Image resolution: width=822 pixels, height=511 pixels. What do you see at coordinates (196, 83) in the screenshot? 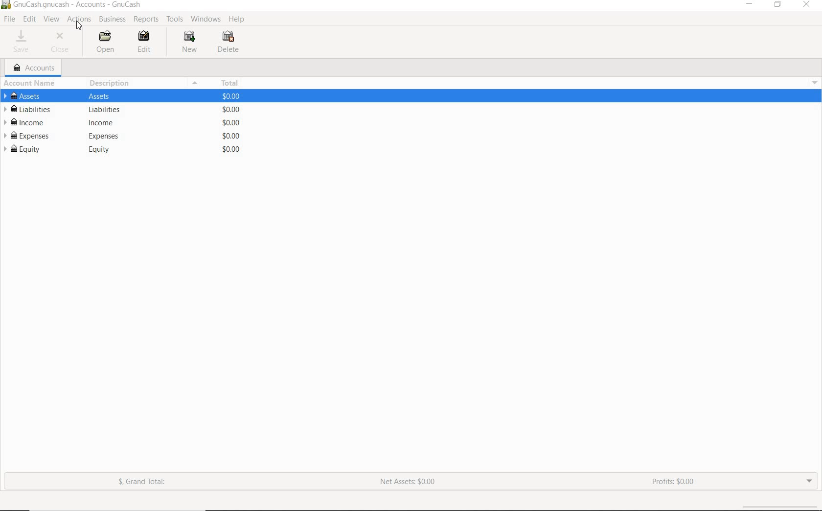
I see `Collapse or expand` at bounding box center [196, 83].